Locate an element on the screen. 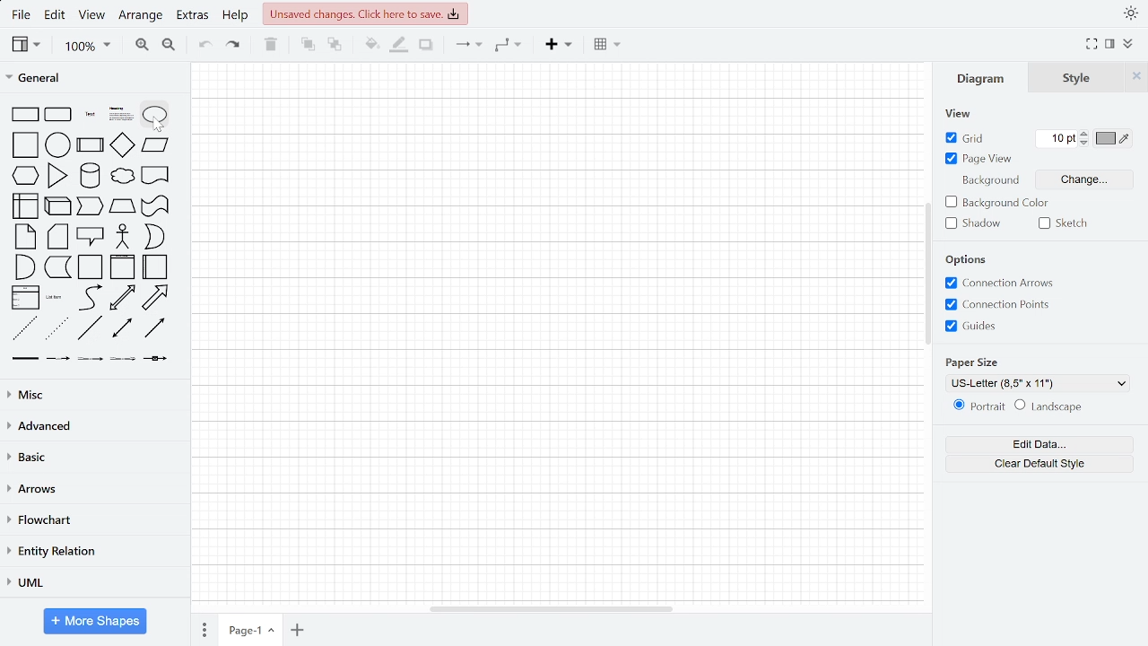  note is located at coordinates (24, 236).